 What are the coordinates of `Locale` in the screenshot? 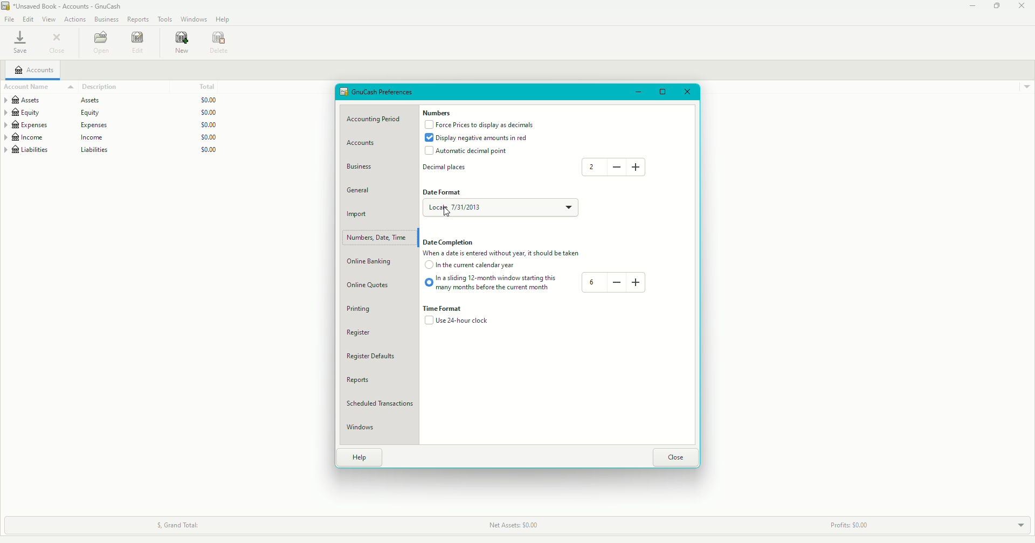 It's located at (519, 208).